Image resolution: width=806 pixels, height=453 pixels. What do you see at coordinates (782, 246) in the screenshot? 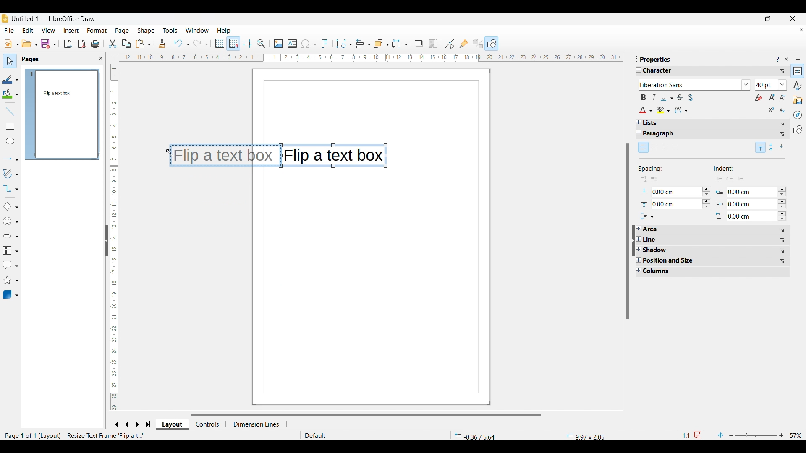
I see `More options for respective sub-title` at bounding box center [782, 246].